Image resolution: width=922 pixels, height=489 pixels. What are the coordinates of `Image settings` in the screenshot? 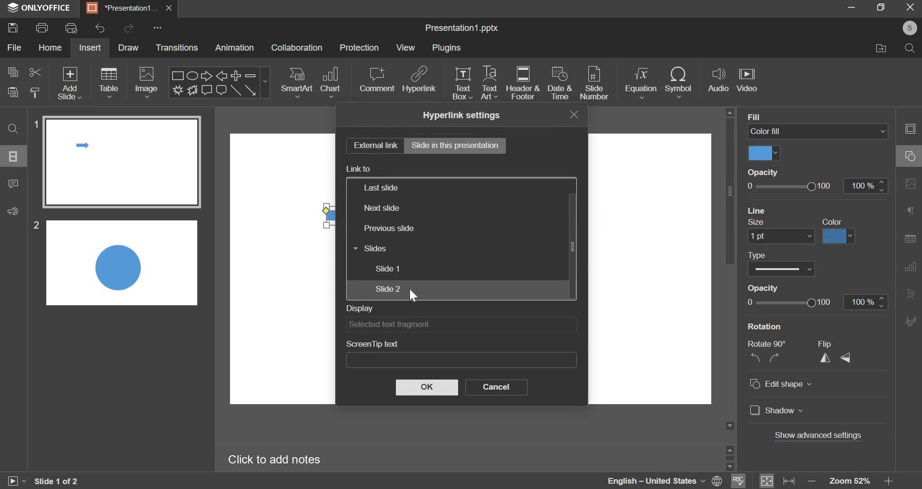 It's located at (911, 183).